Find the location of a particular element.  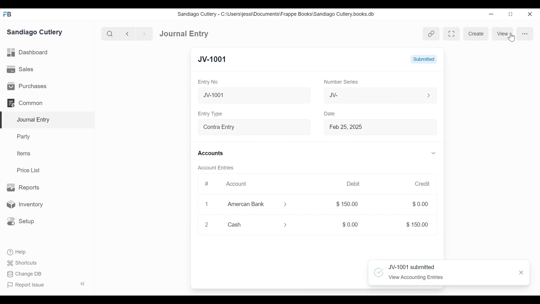

Price List is located at coordinates (30, 170).